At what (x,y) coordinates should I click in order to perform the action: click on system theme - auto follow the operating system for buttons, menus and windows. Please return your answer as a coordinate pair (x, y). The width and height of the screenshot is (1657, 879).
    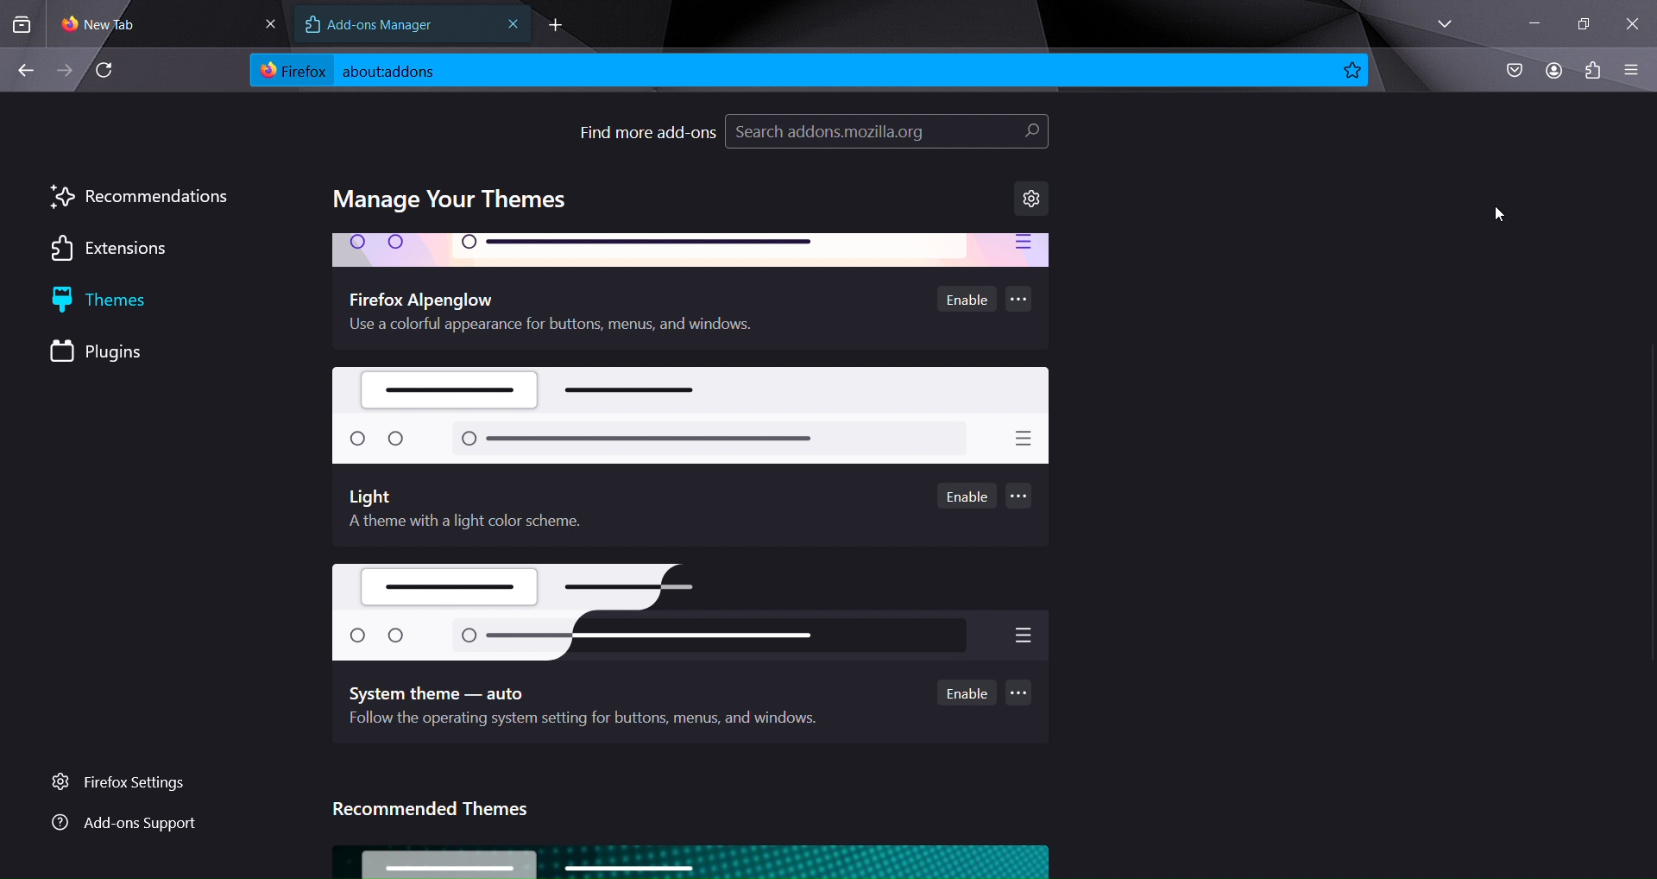
    Looking at the image, I should click on (592, 707).